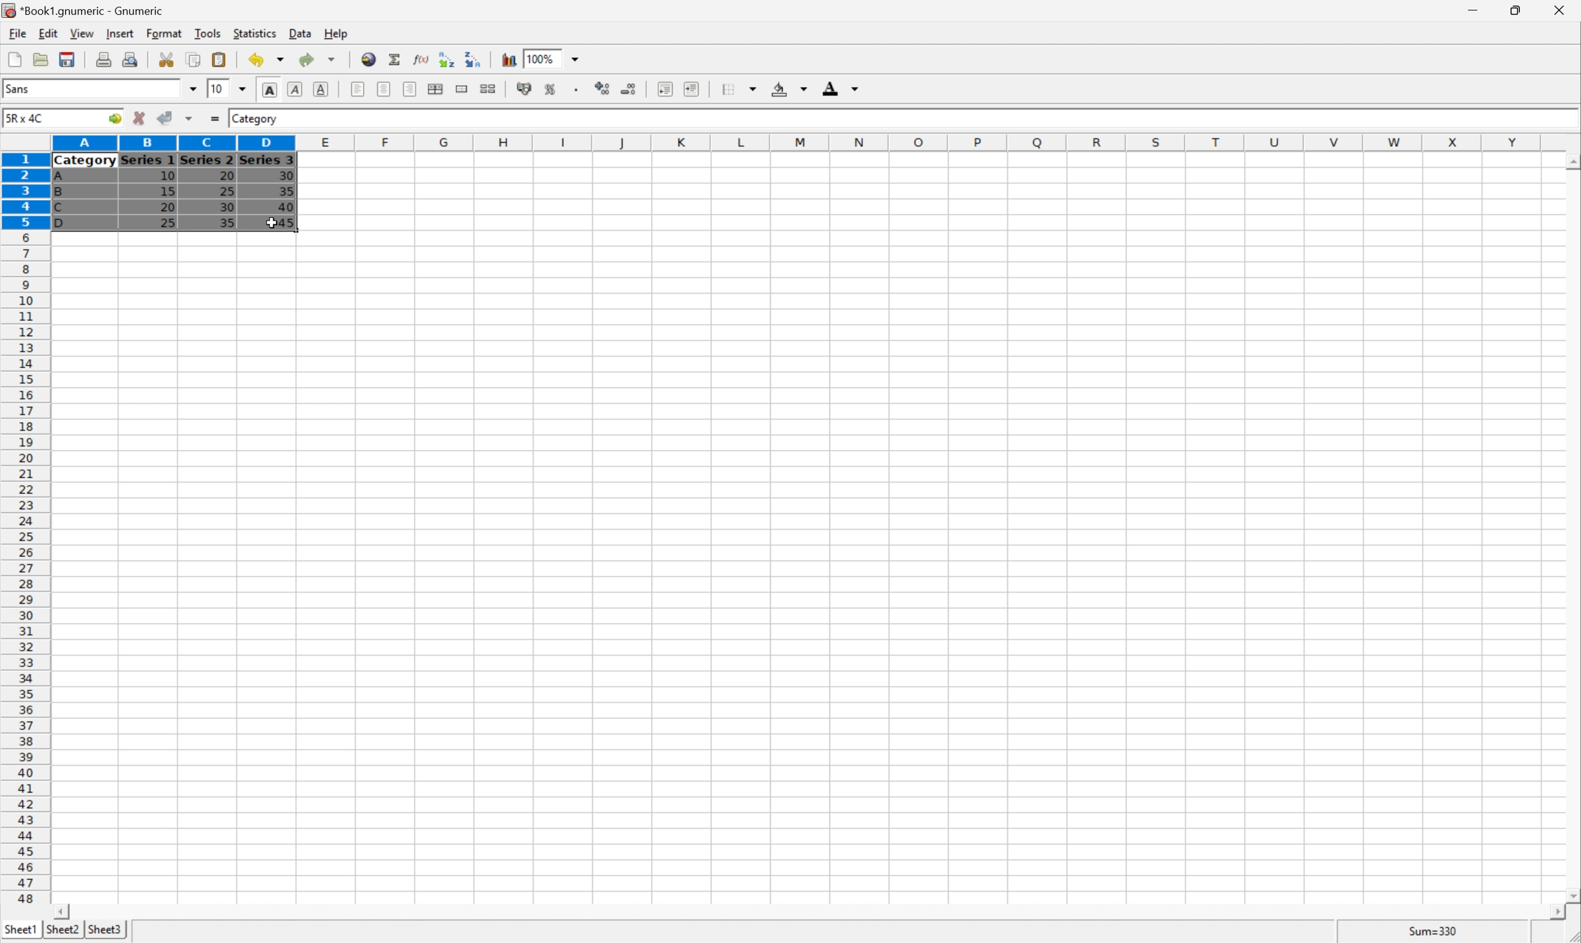  Describe the element at coordinates (27, 120) in the screenshot. I see `5R*4C` at that location.